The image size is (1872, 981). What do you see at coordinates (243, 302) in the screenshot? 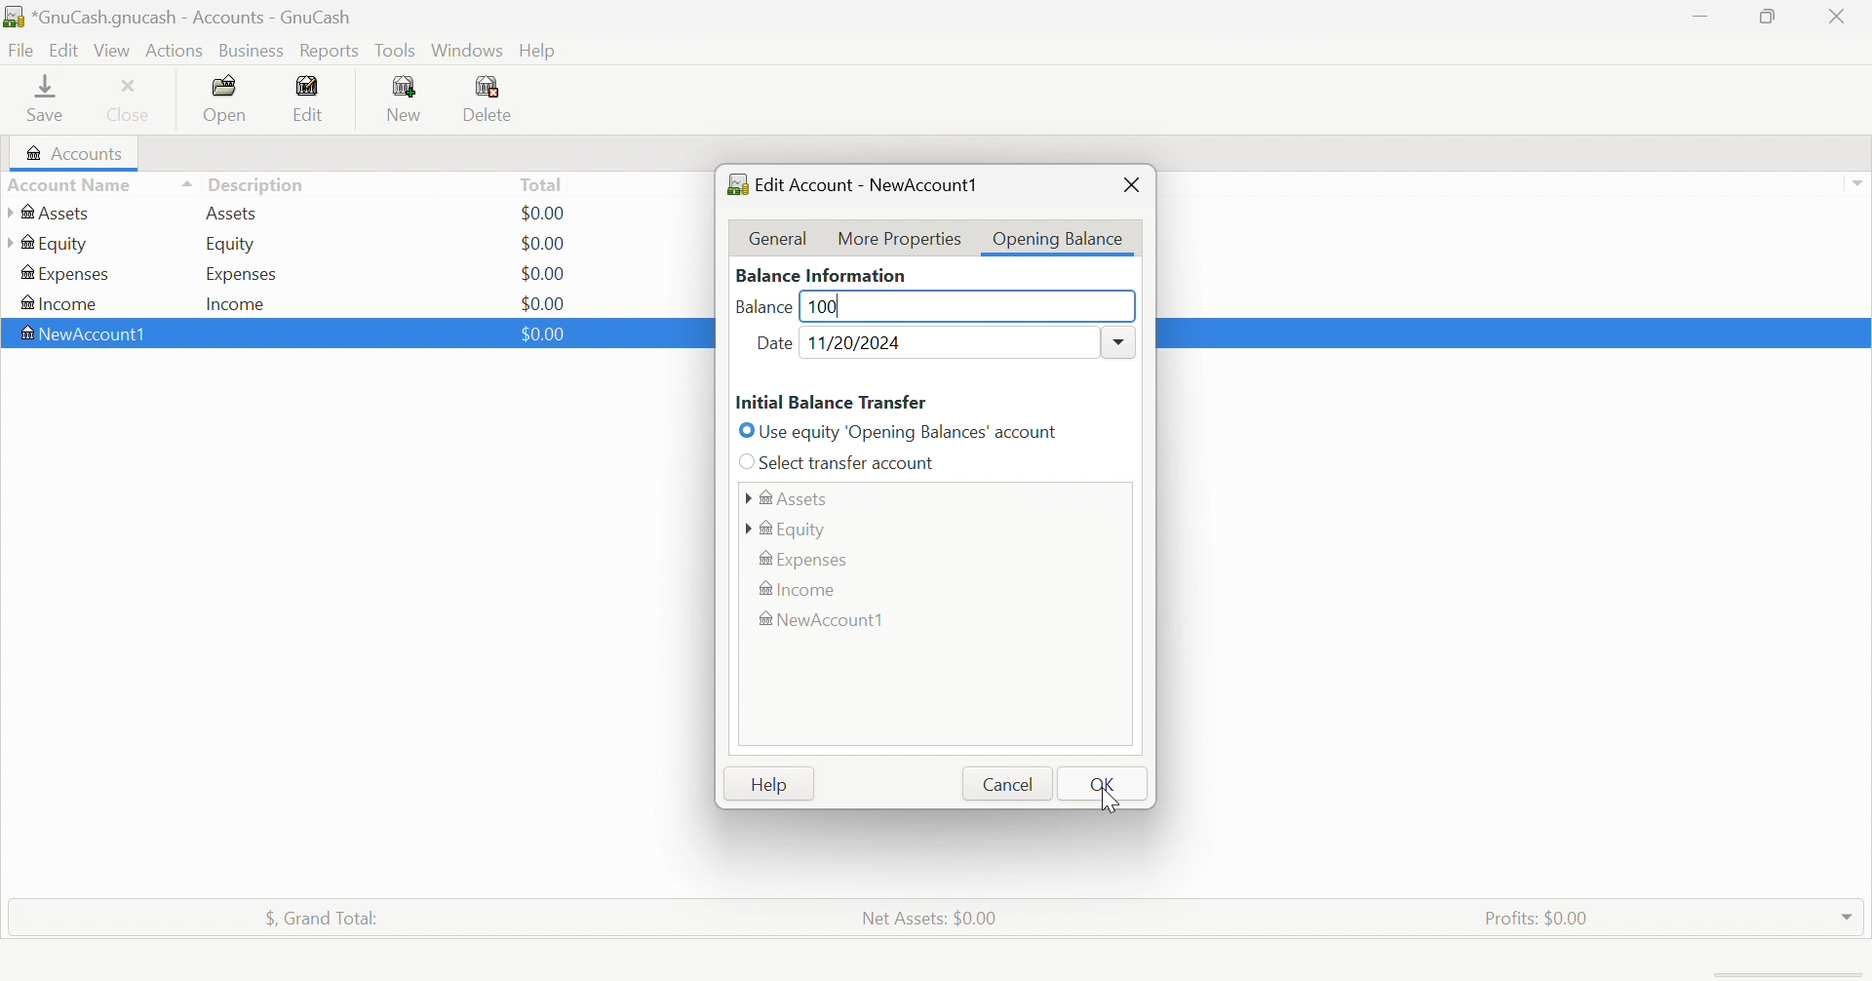
I see `Income` at bounding box center [243, 302].